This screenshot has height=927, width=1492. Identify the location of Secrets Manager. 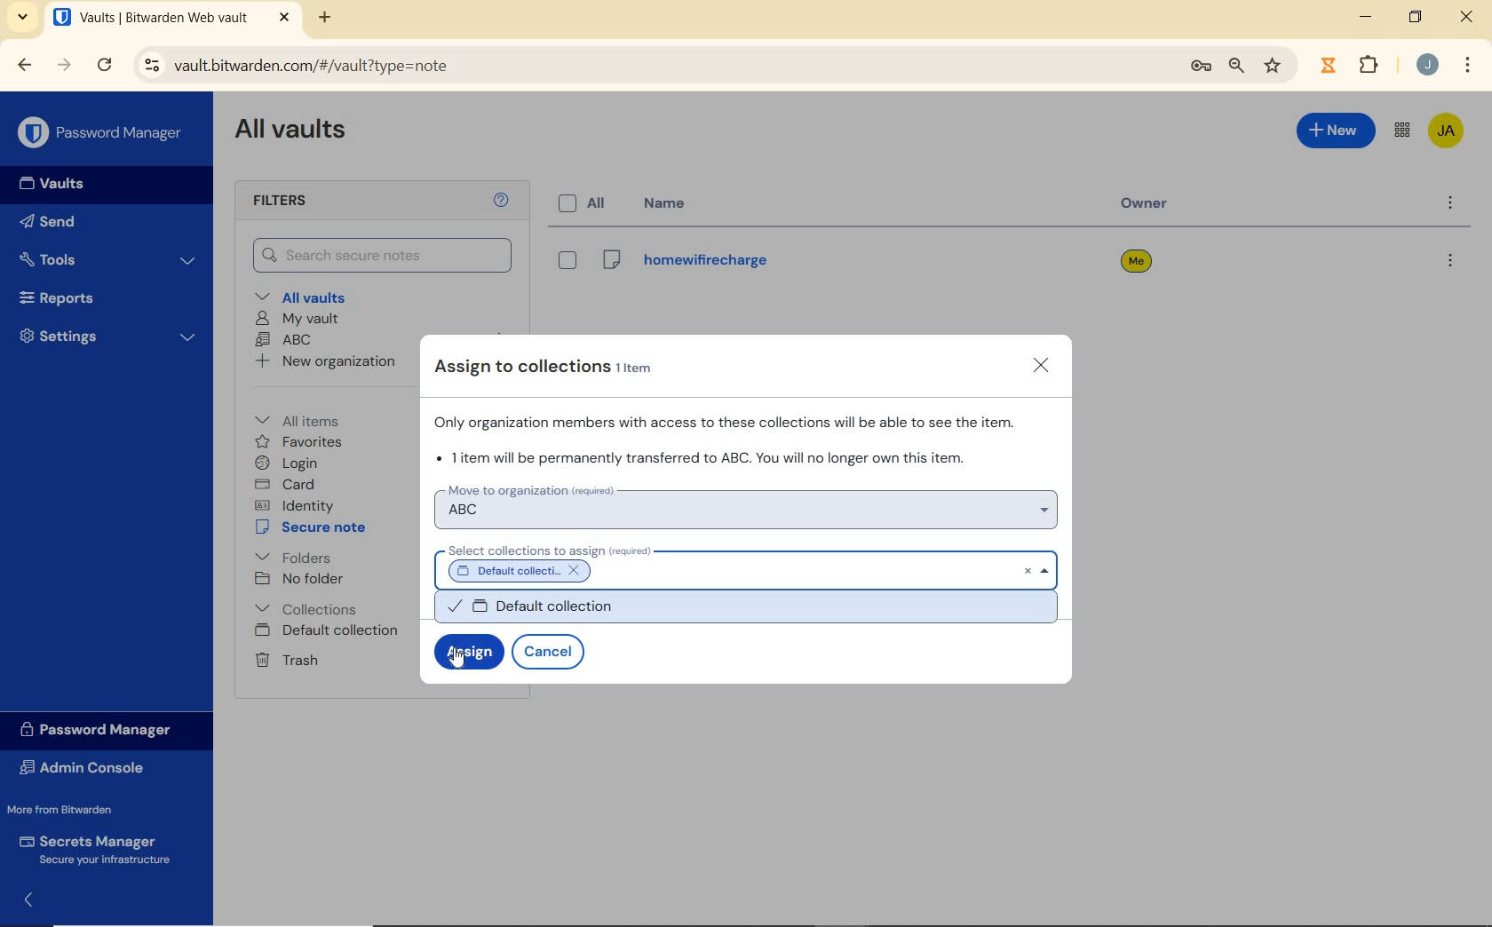
(99, 849).